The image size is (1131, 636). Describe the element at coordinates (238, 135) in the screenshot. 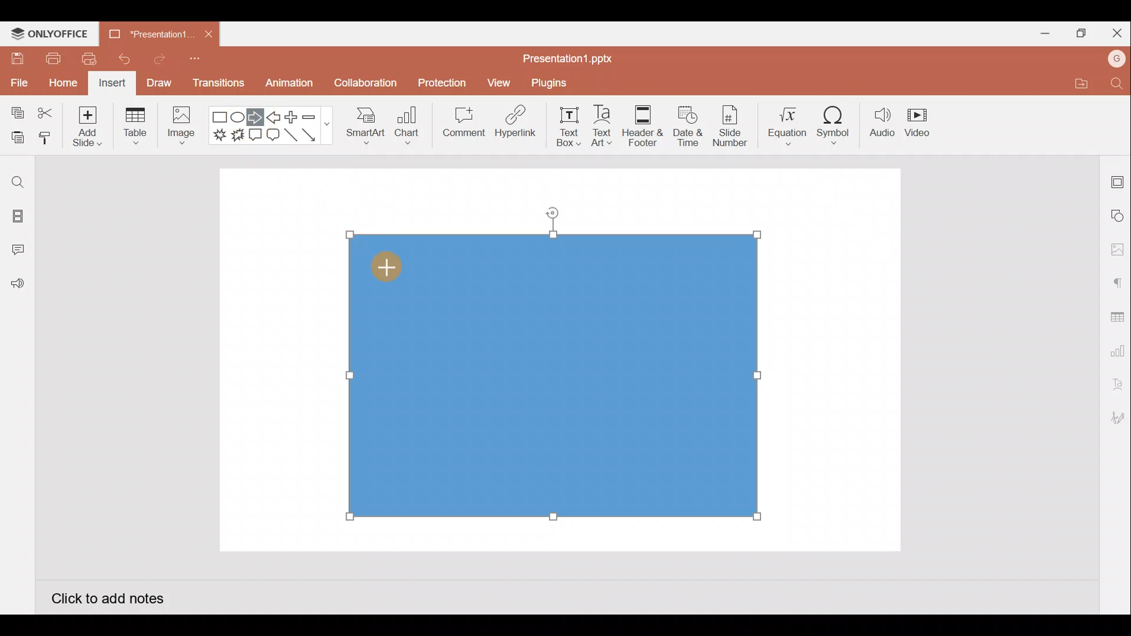

I see `Explosion 2` at that location.